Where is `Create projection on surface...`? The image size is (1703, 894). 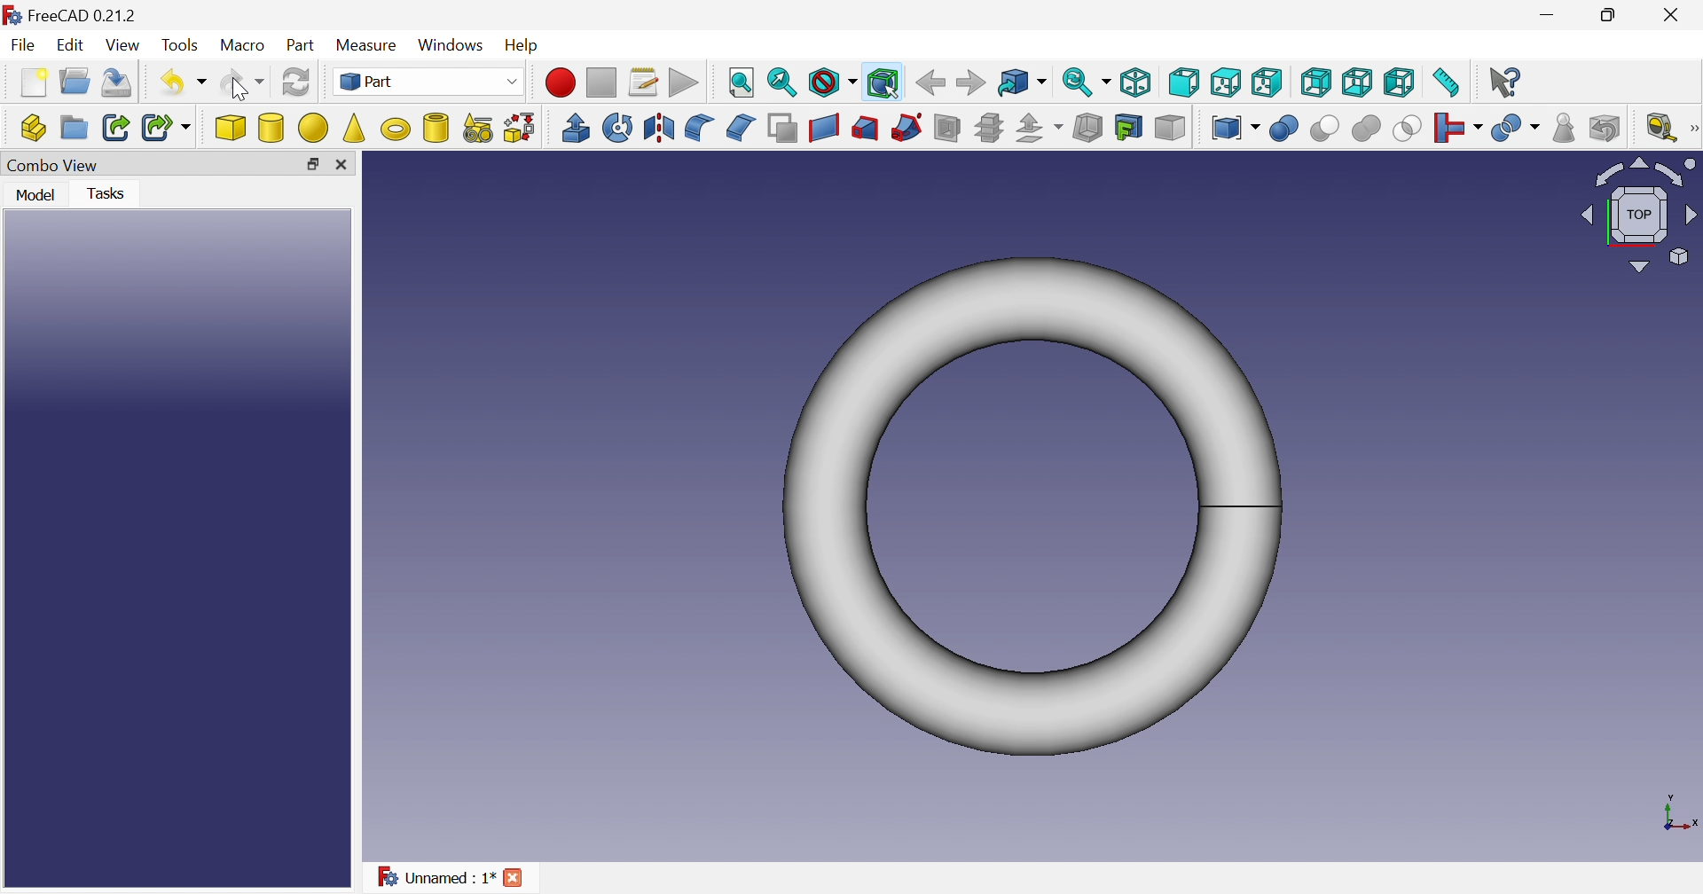 Create projection on surface... is located at coordinates (1128, 127).